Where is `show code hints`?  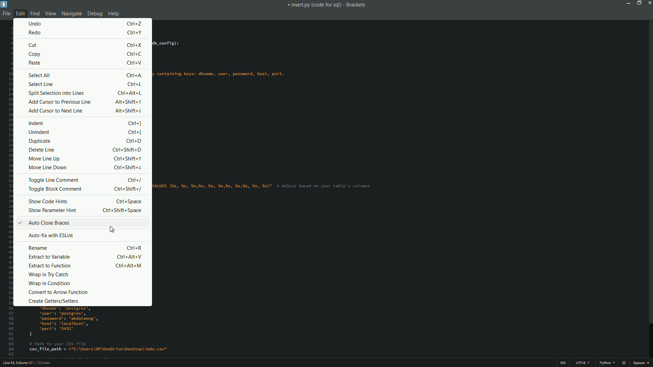
show code hints is located at coordinates (49, 202).